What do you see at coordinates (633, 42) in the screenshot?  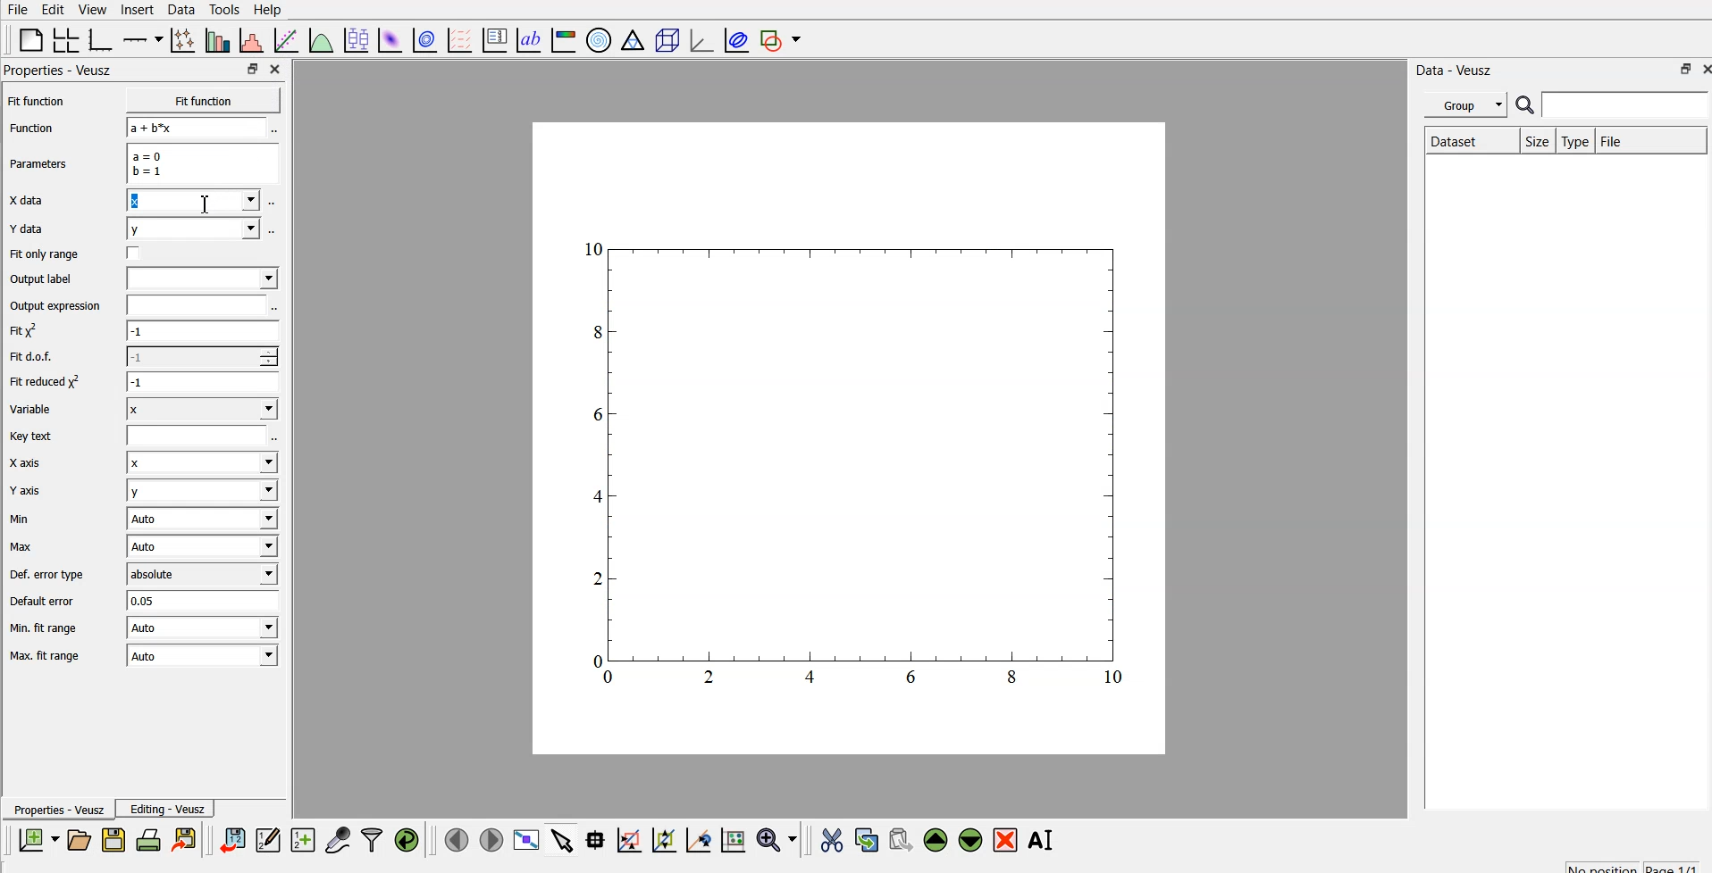 I see `ternary graph` at bounding box center [633, 42].